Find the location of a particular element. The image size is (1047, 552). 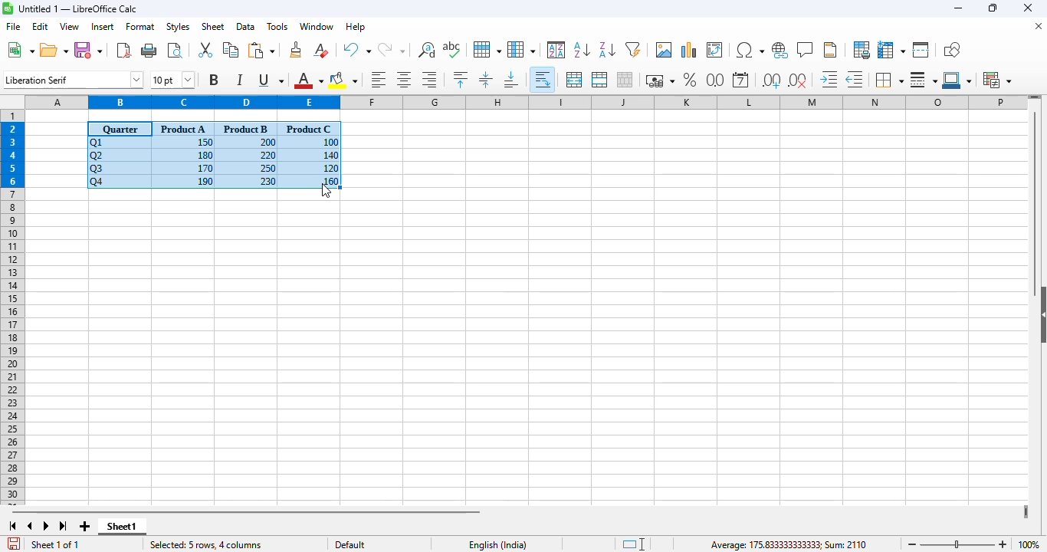

window is located at coordinates (317, 26).